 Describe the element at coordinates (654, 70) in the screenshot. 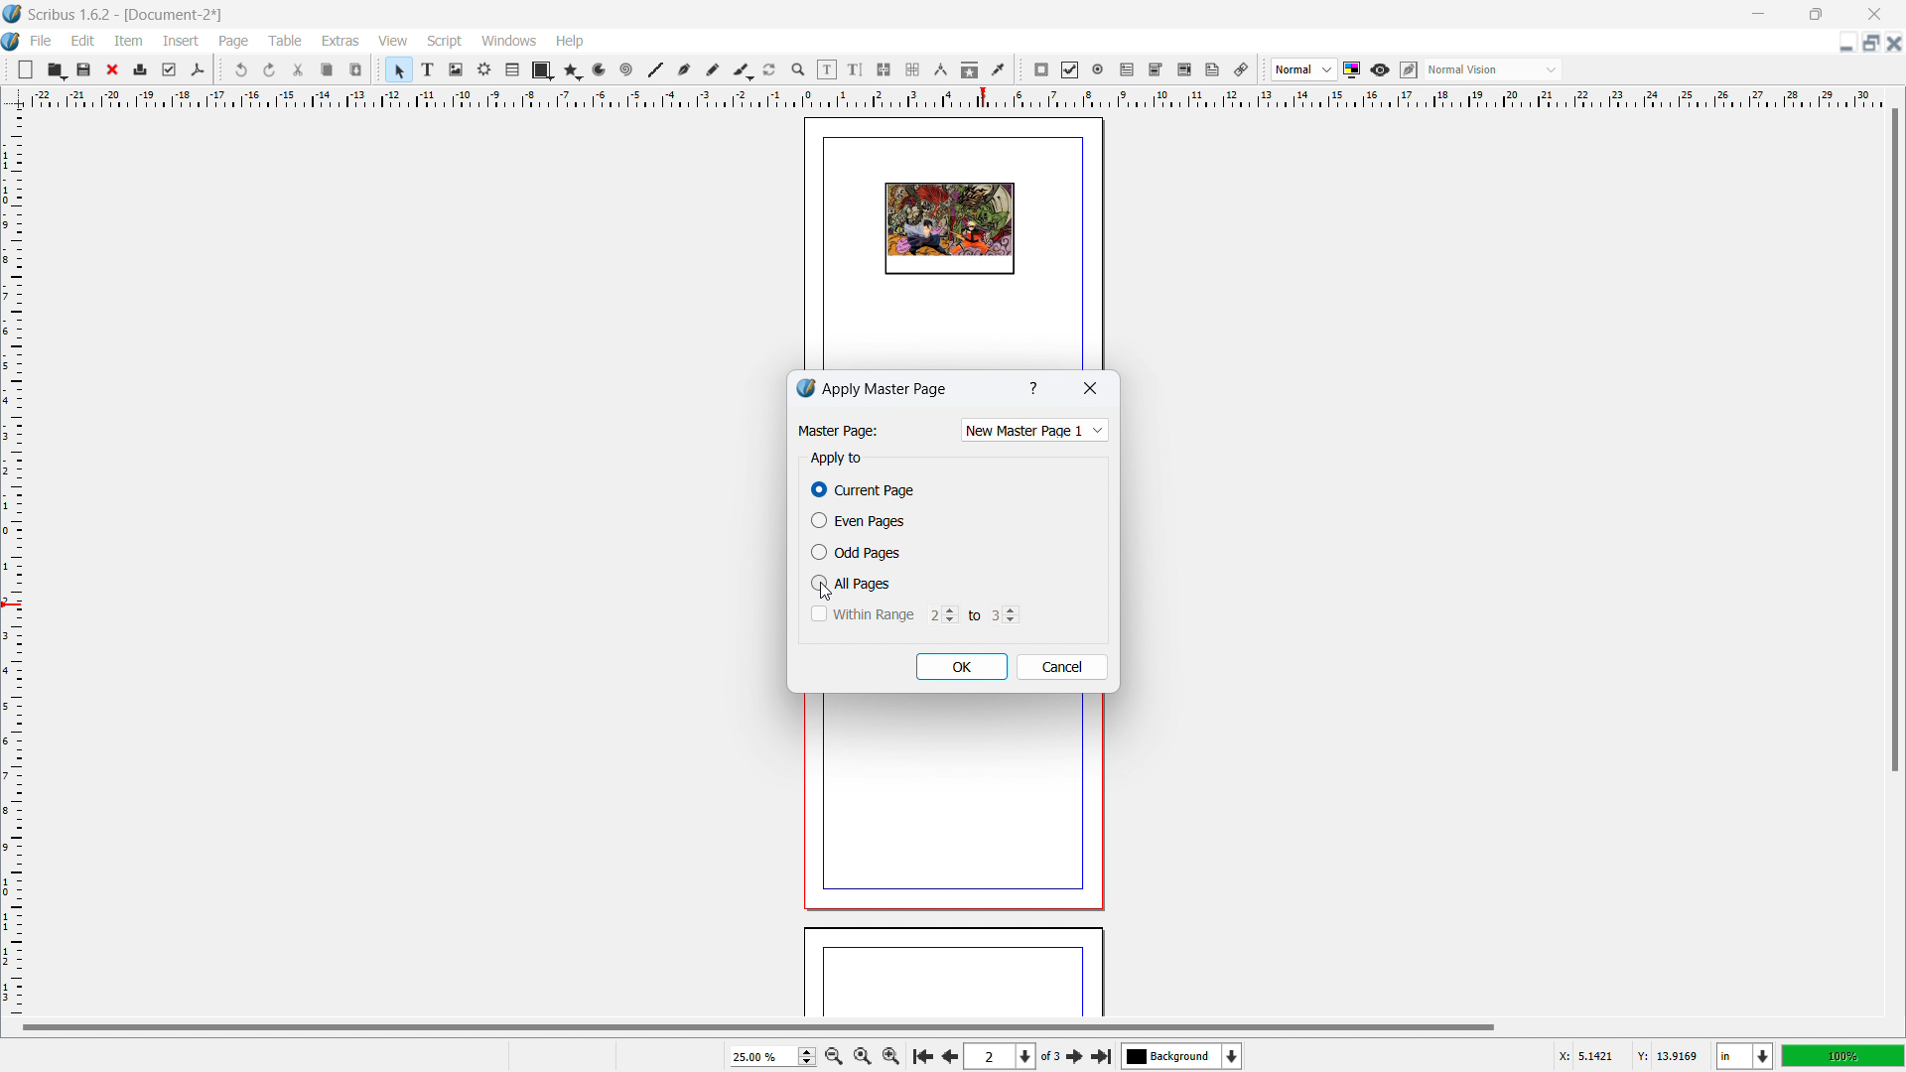

I see `line` at that location.